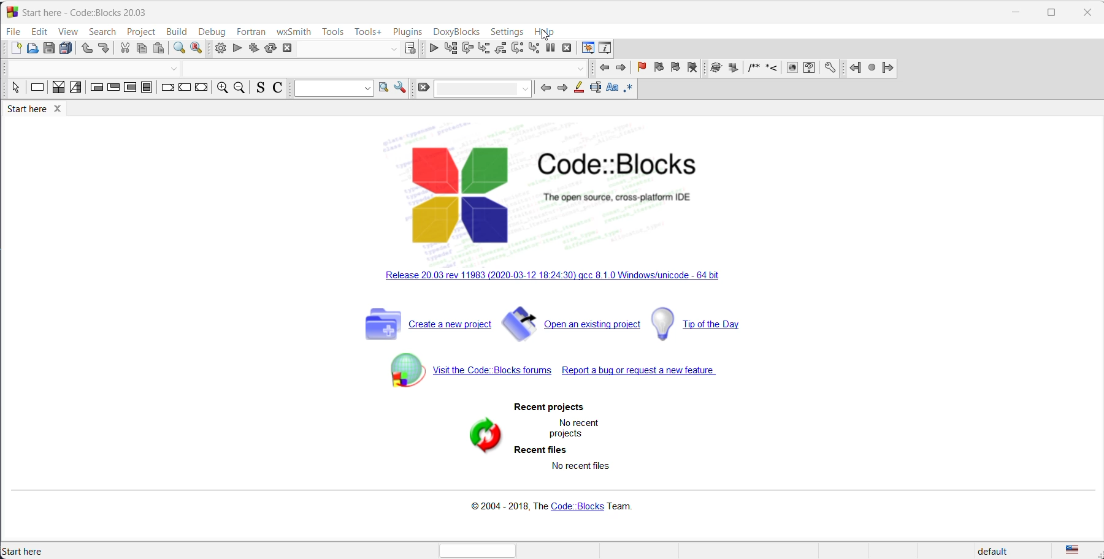  I want to click on replace, so click(197, 48).